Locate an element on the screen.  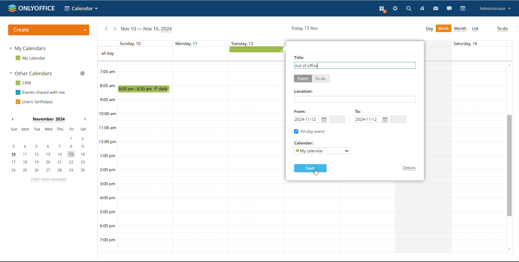
scheduled event is located at coordinates (145, 89).